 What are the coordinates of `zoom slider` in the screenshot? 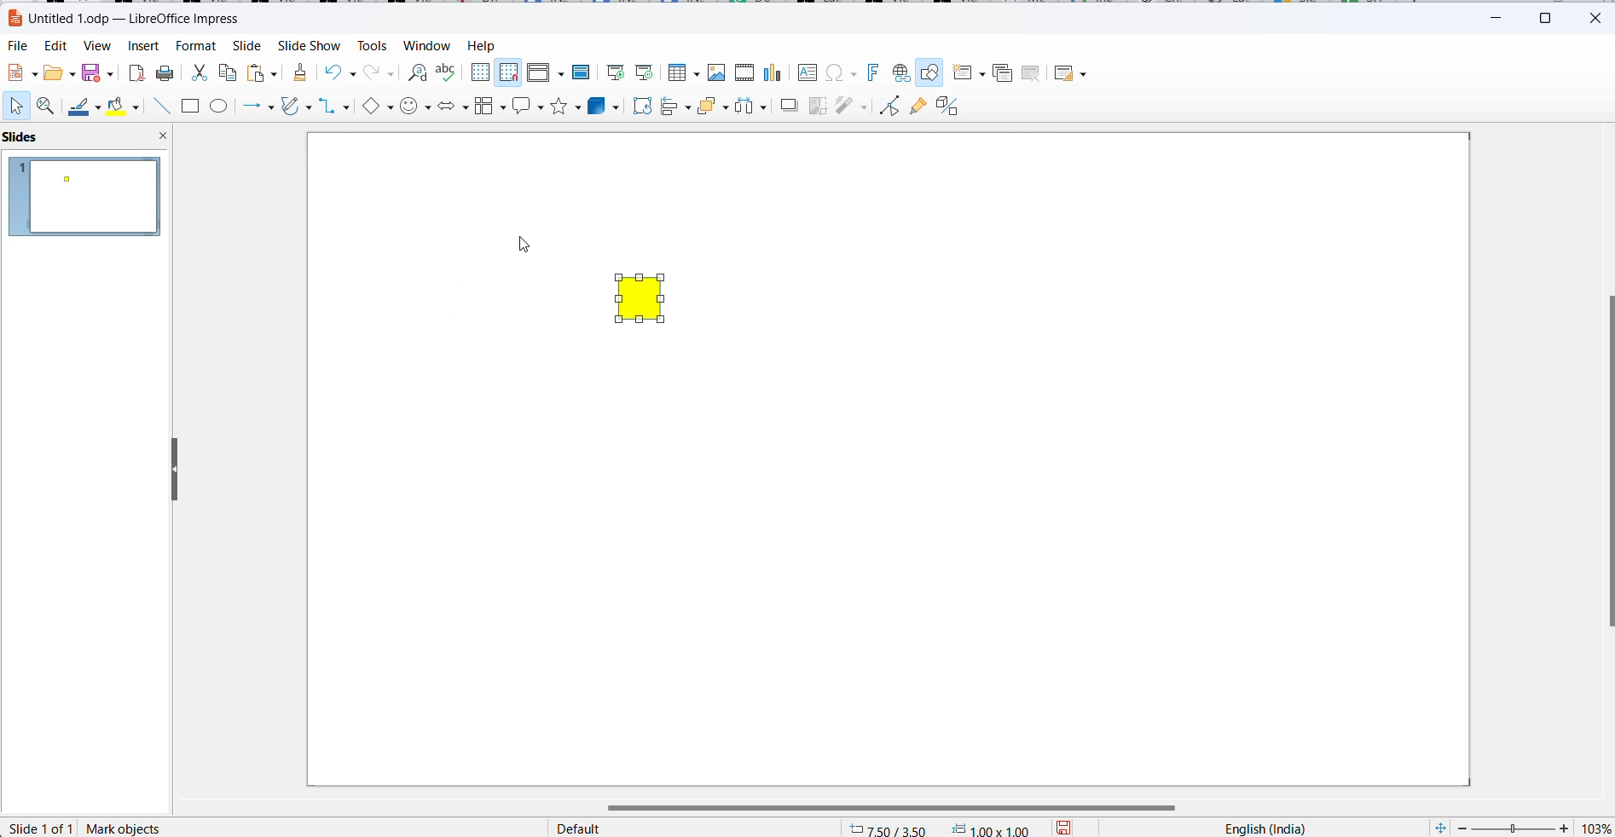 It's located at (1513, 828).